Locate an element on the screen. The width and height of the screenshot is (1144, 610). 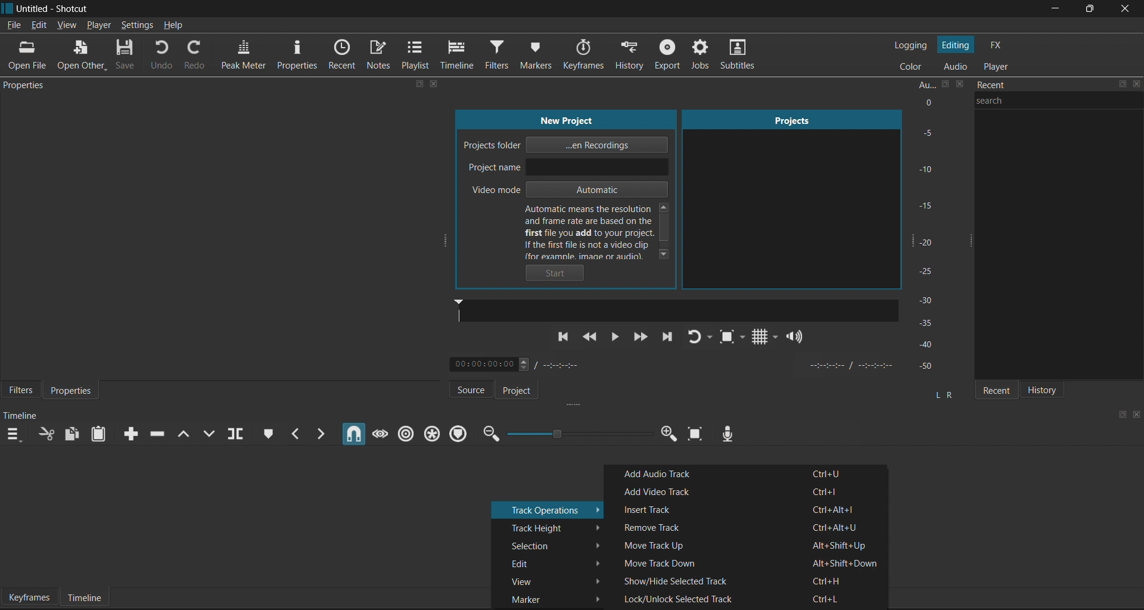
Lift is located at coordinates (186, 432).